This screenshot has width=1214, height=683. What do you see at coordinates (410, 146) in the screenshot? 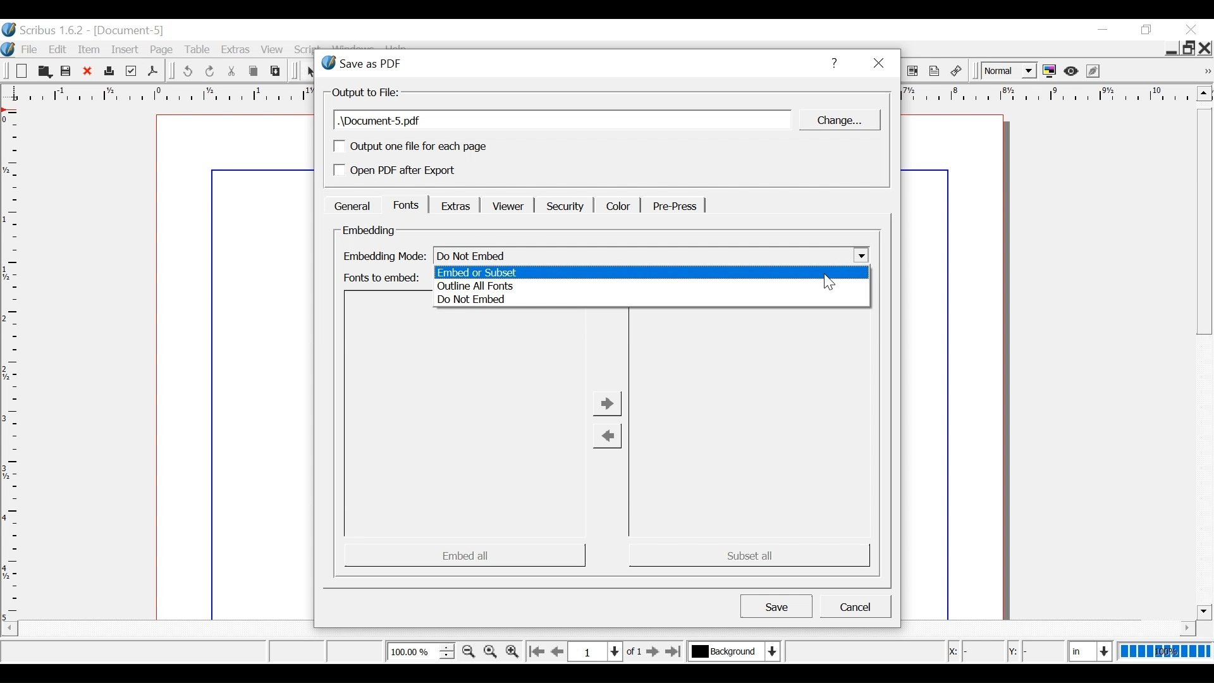
I see `(un)check output one file for each page` at bounding box center [410, 146].